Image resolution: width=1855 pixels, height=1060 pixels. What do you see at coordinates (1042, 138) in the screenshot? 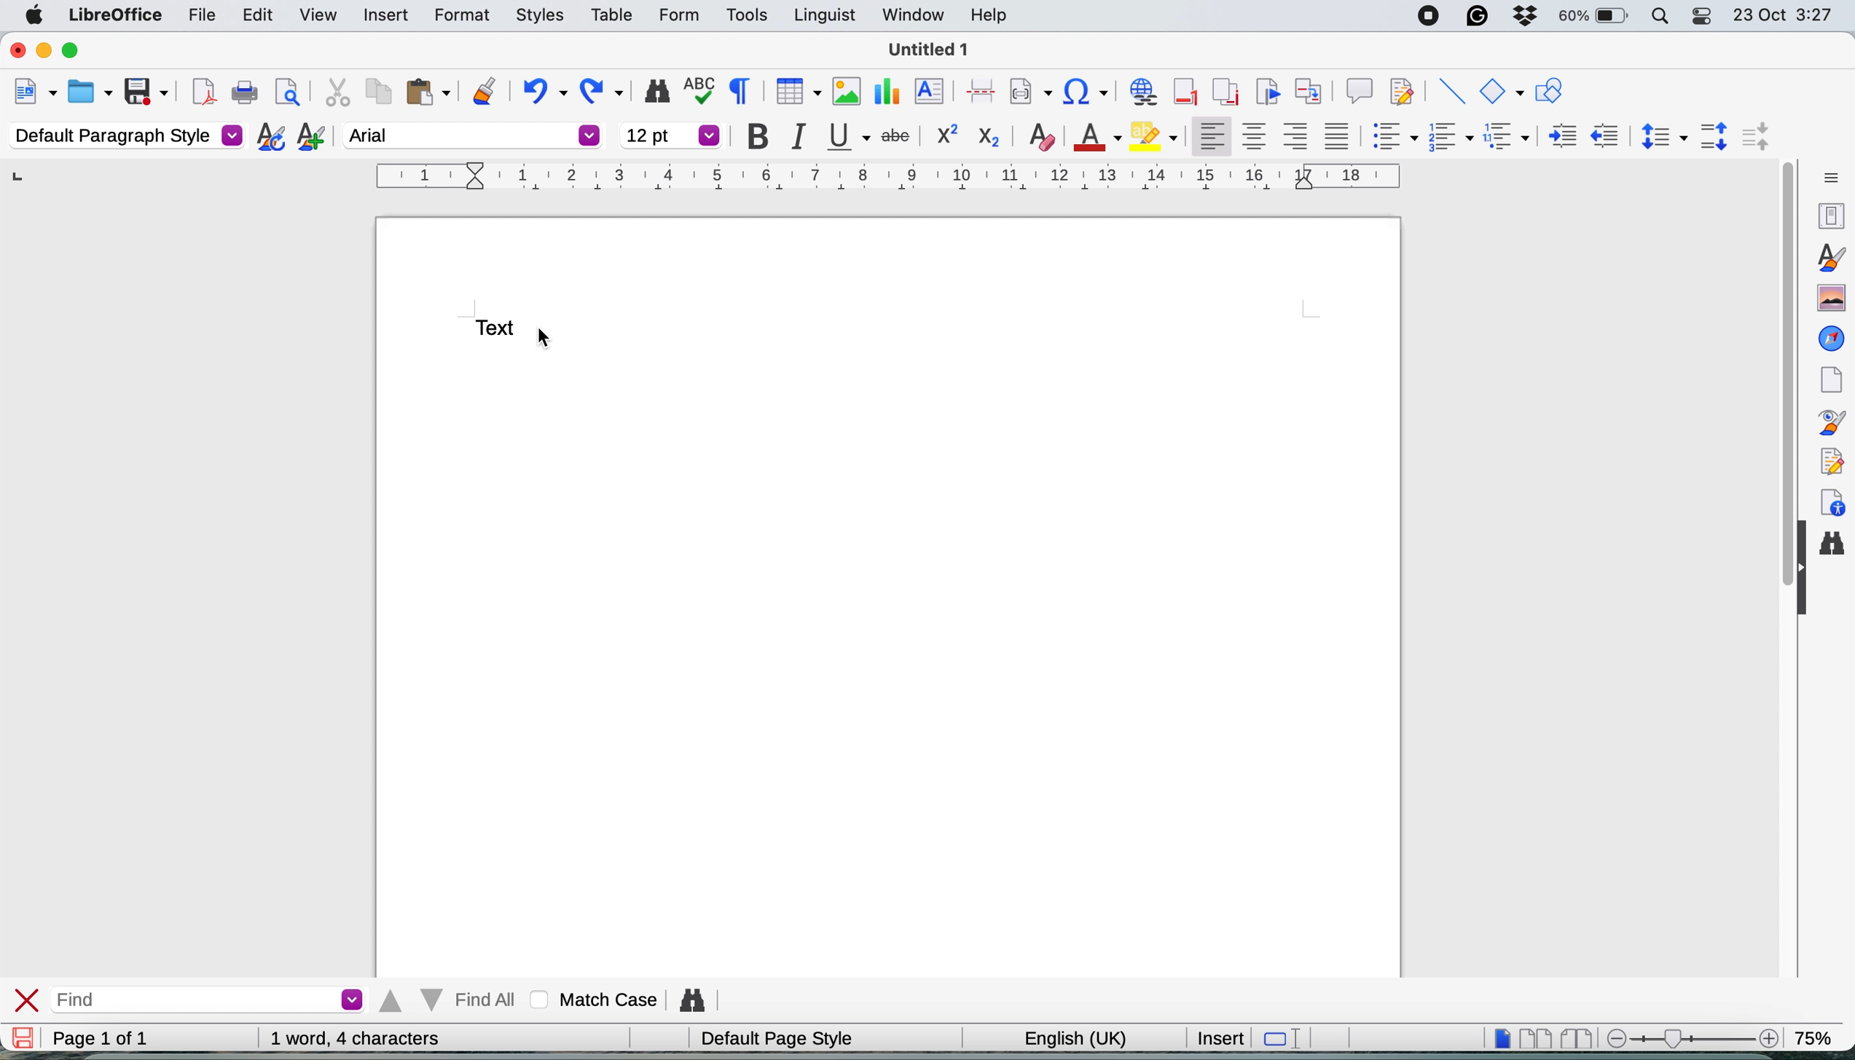
I see `clear direct formatting` at bounding box center [1042, 138].